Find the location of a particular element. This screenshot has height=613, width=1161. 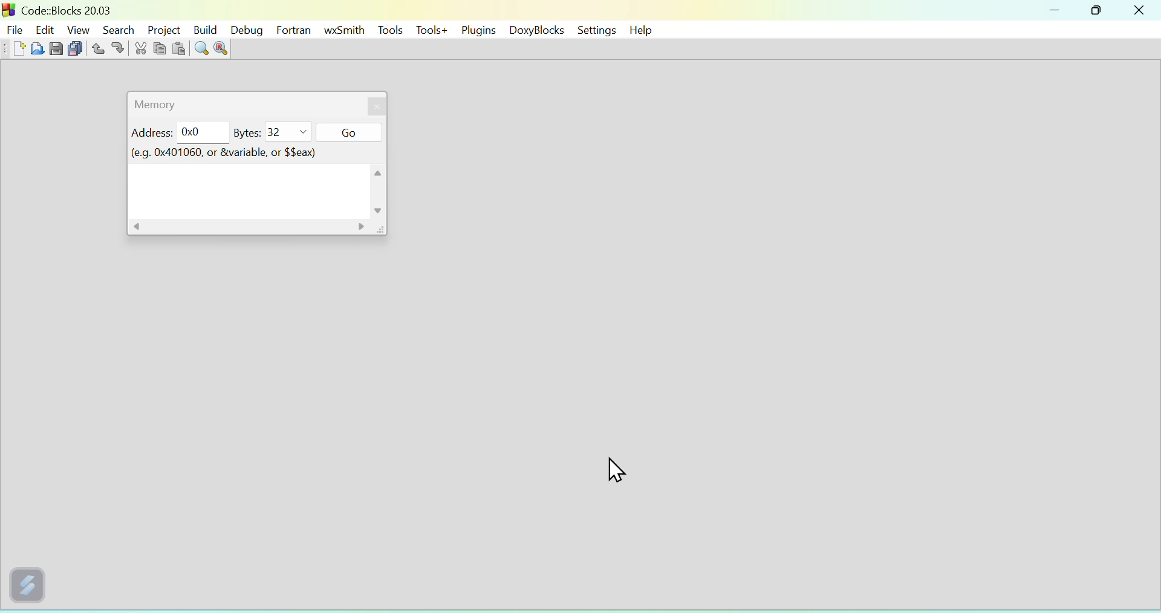

cut  is located at coordinates (140, 50).